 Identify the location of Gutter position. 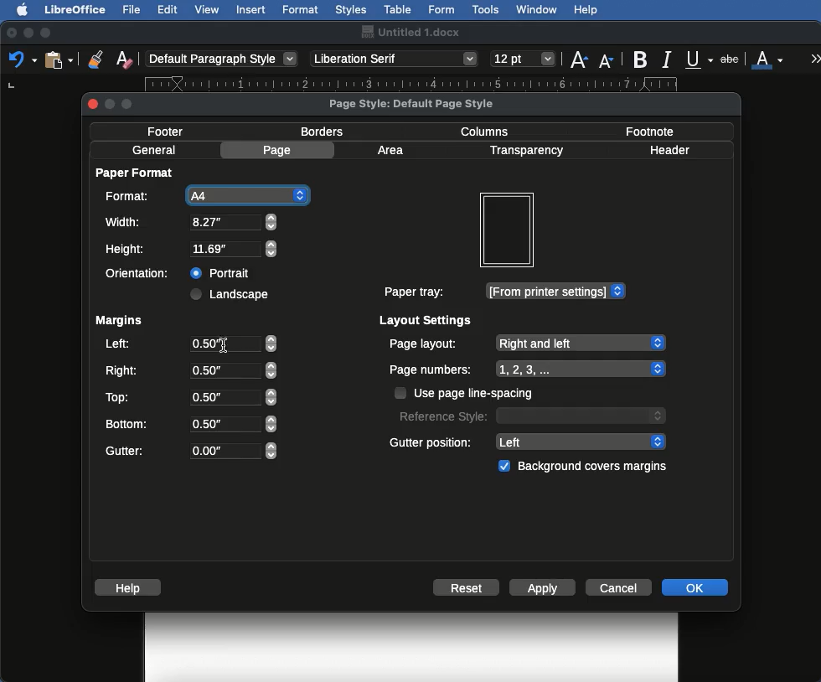
(529, 441).